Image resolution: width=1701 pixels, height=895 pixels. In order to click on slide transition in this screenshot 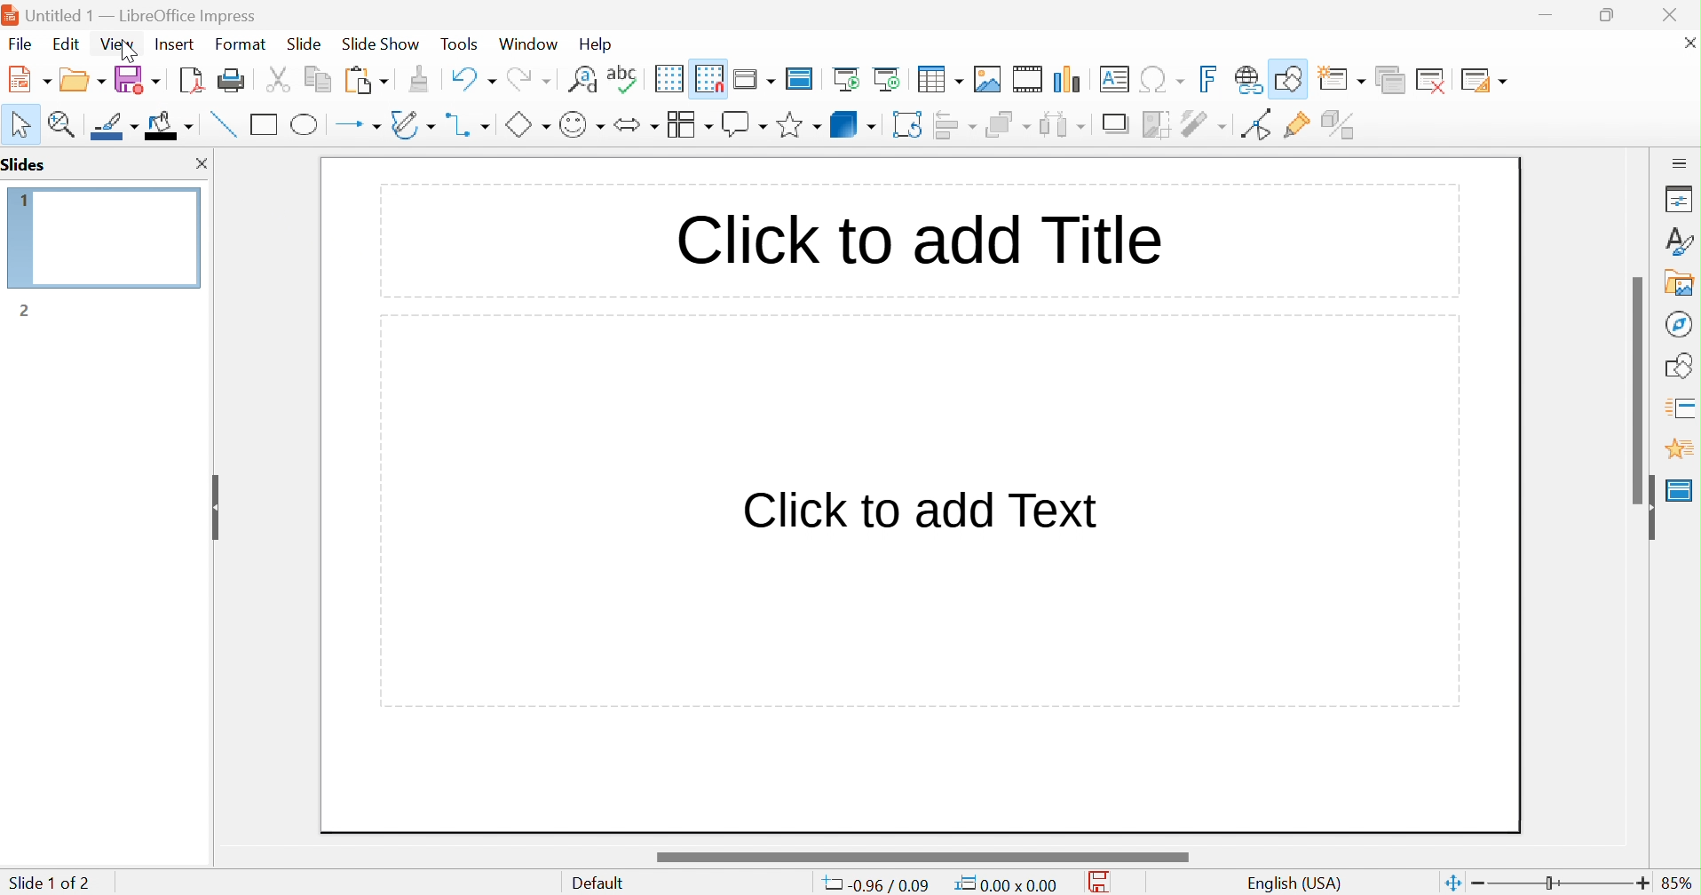, I will do `click(1683, 406)`.